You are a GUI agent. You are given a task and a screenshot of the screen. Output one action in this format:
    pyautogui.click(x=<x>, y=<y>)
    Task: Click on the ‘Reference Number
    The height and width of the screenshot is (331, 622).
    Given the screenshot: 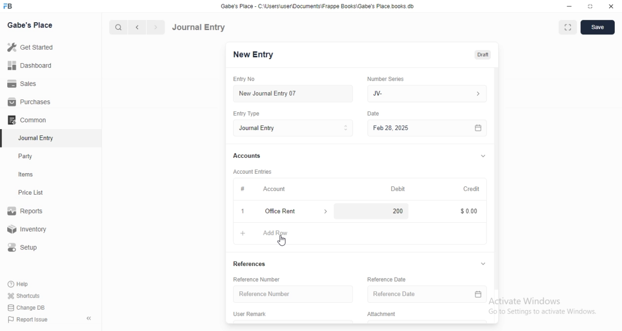 What is the action you would take?
    pyautogui.click(x=257, y=279)
    